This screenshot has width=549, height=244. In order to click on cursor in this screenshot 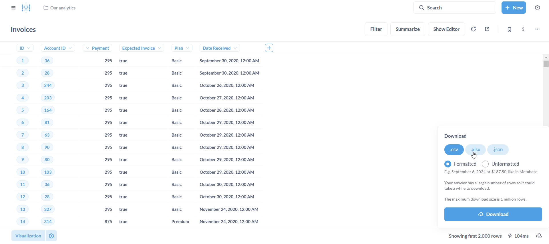, I will do `click(474, 155)`.